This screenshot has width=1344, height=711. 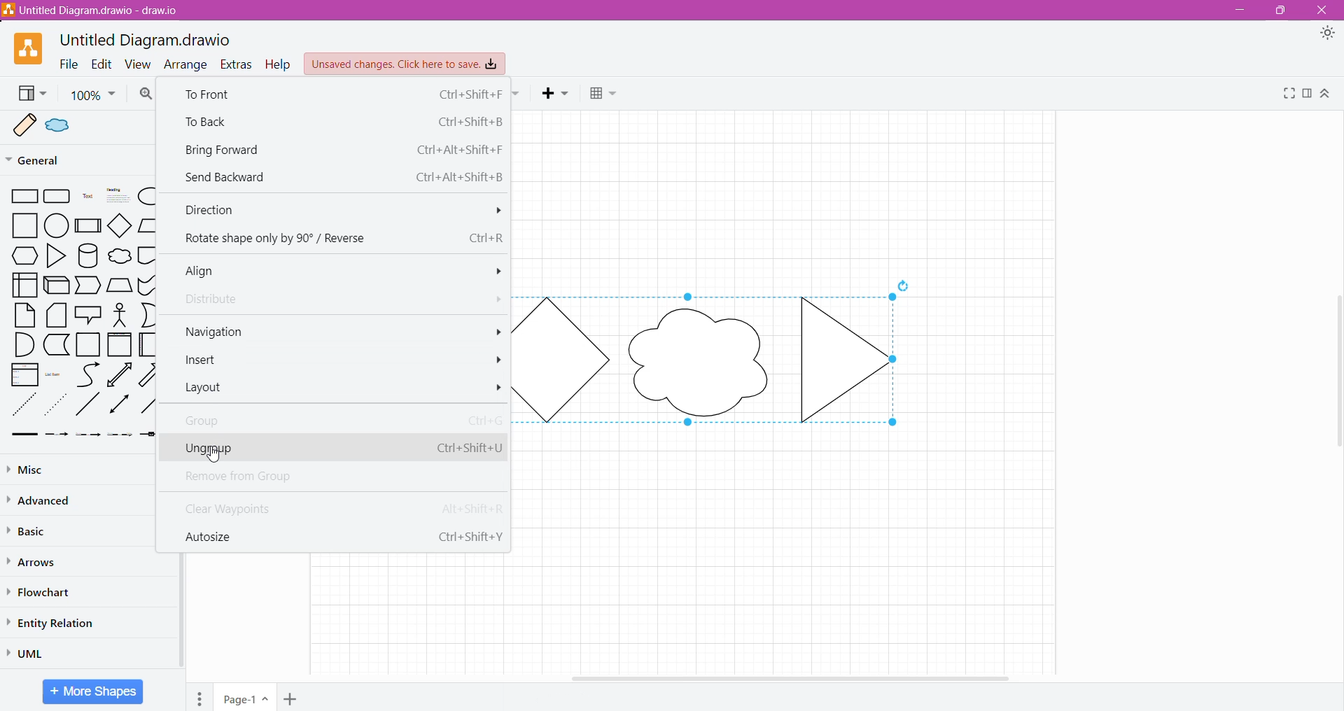 What do you see at coordinates (342, 360) in the screenshot?
I see `Insert` at bounding box center [342, 360].